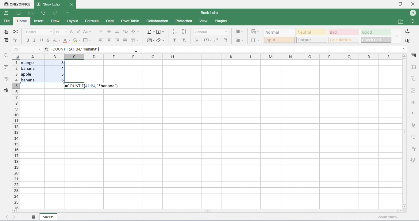 The image size is (419, 221). Describe the element at coordinates (88, 40) in the screenshot. I see `border` at that location.